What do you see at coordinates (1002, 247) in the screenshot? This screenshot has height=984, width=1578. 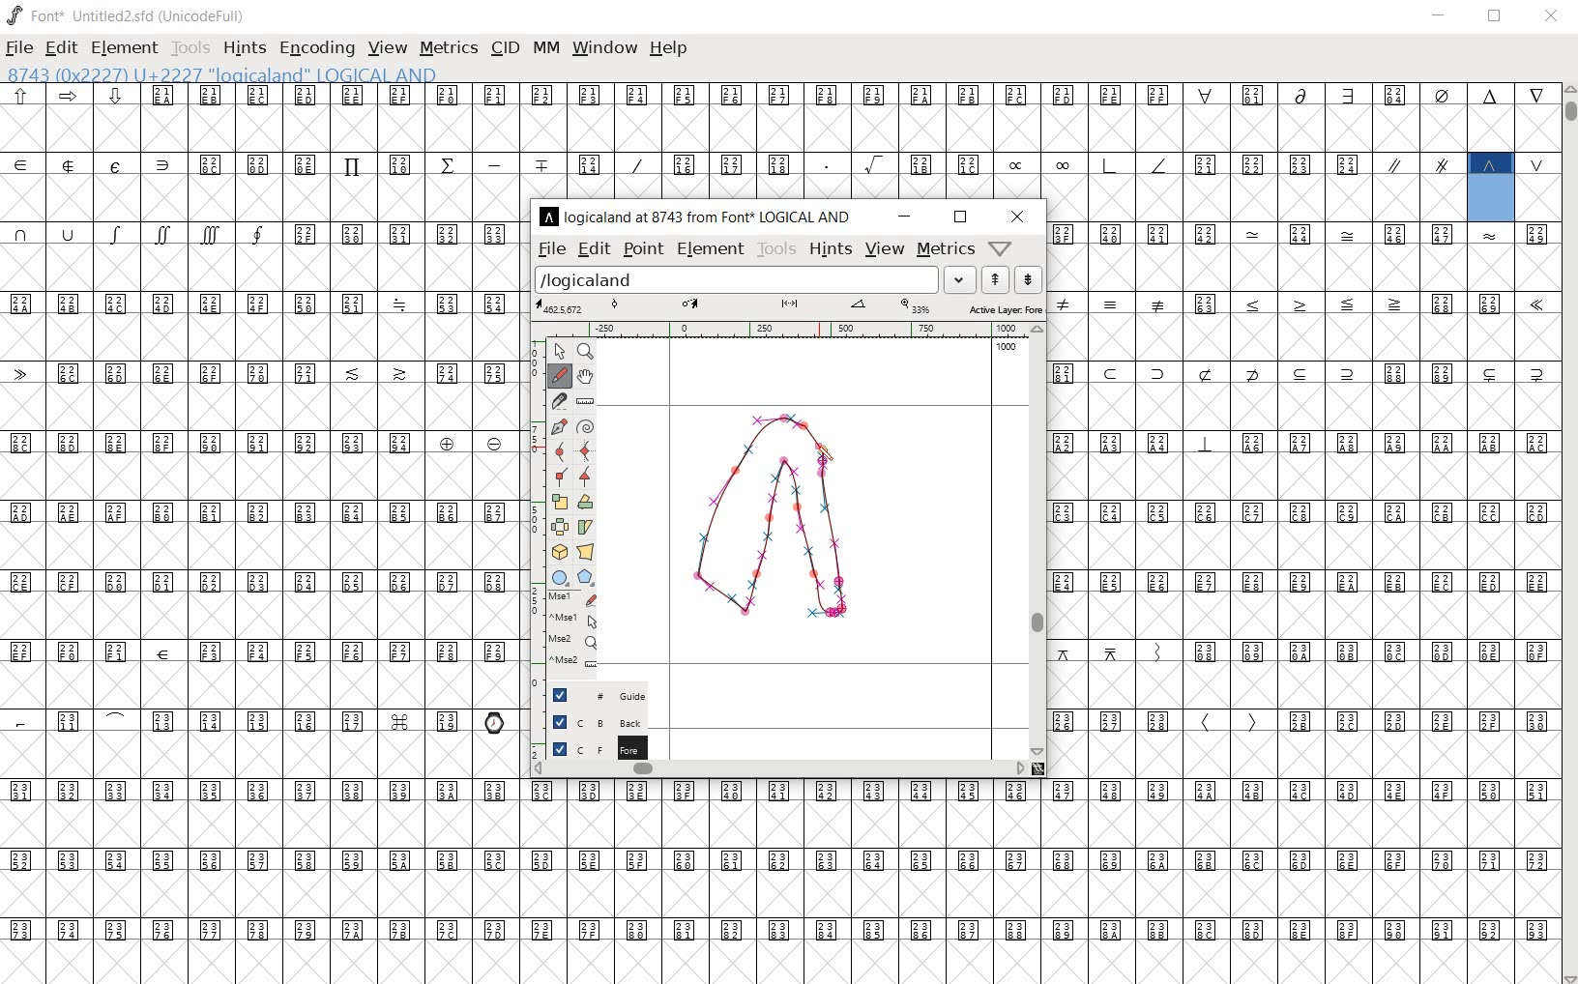 I see `Help/Window` at bounding box center [1002, 247].